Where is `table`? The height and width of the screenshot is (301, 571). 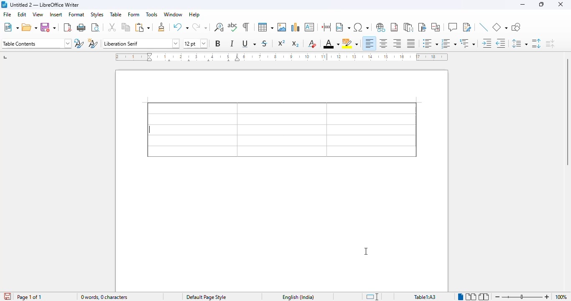 table is located at coordinates (116, 14).